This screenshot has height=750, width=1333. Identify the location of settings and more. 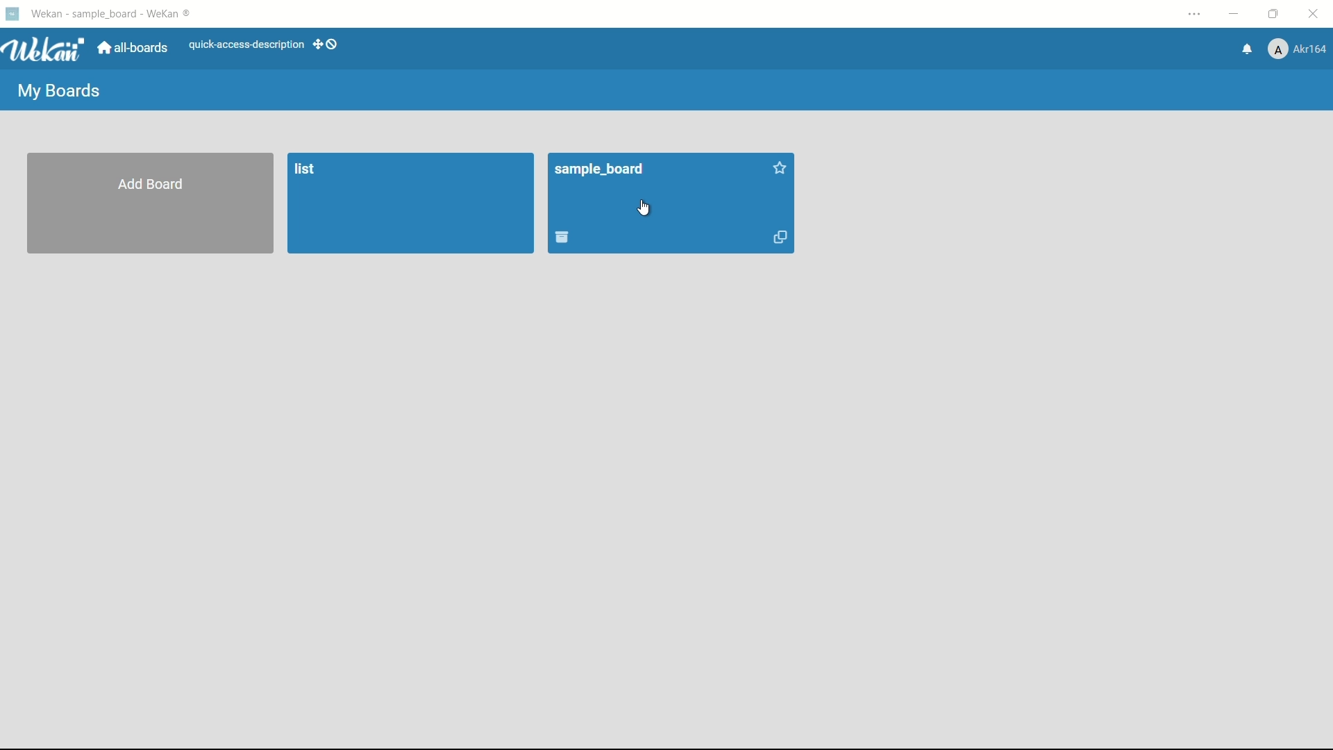
(1192, 15).